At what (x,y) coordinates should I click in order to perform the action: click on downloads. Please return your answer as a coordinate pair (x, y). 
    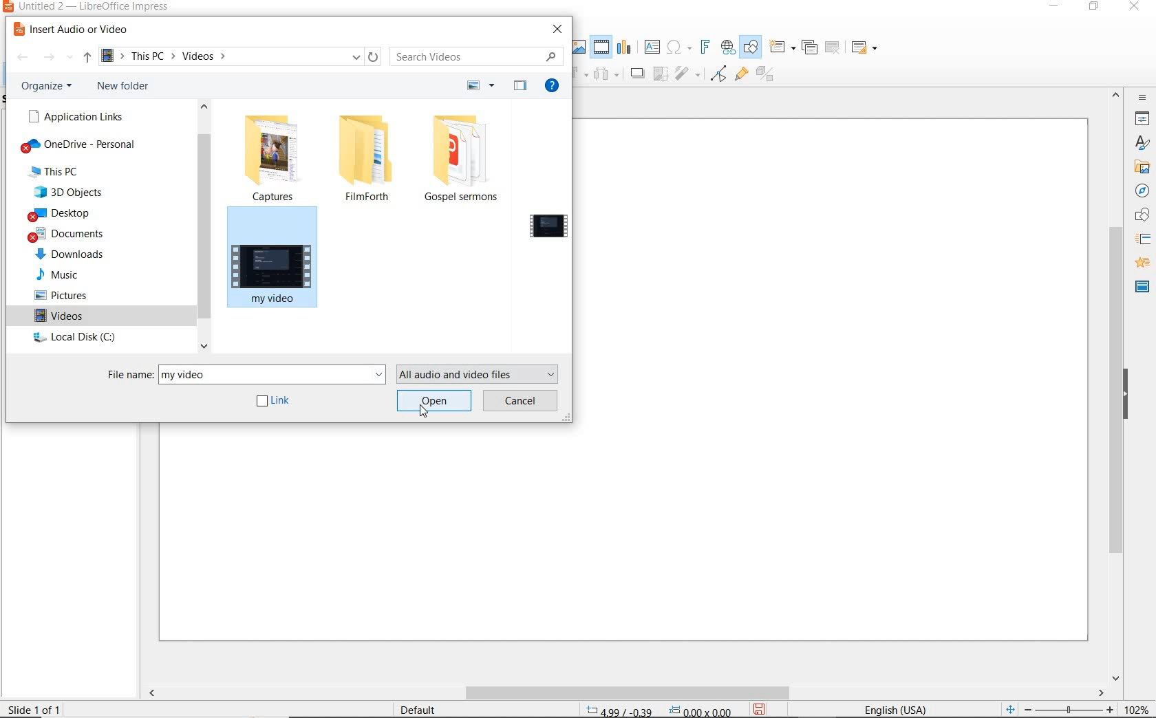
    Looking at the image, I should click on (73, 254).